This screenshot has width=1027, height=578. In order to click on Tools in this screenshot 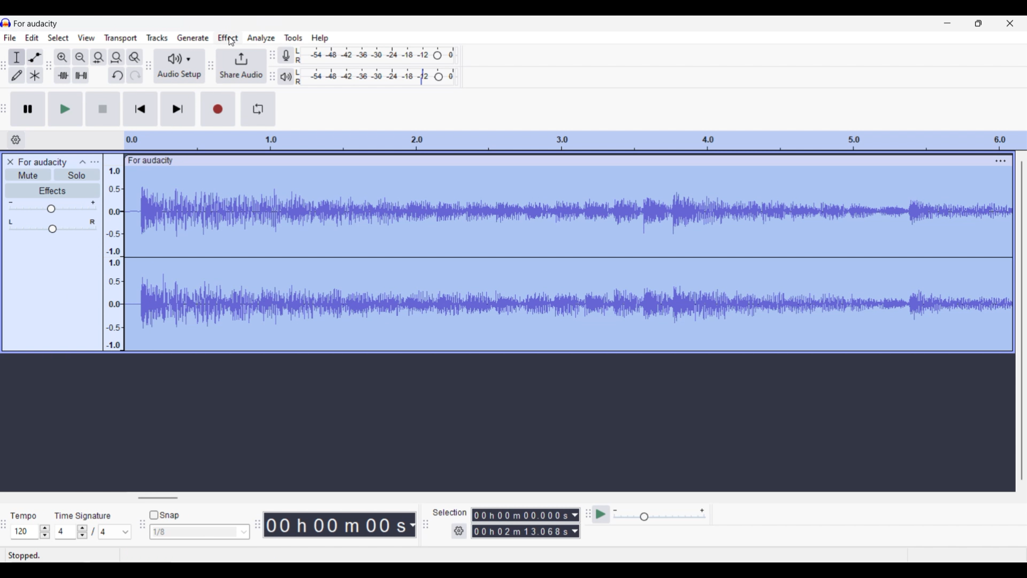, I will do `click(293, 37)`.